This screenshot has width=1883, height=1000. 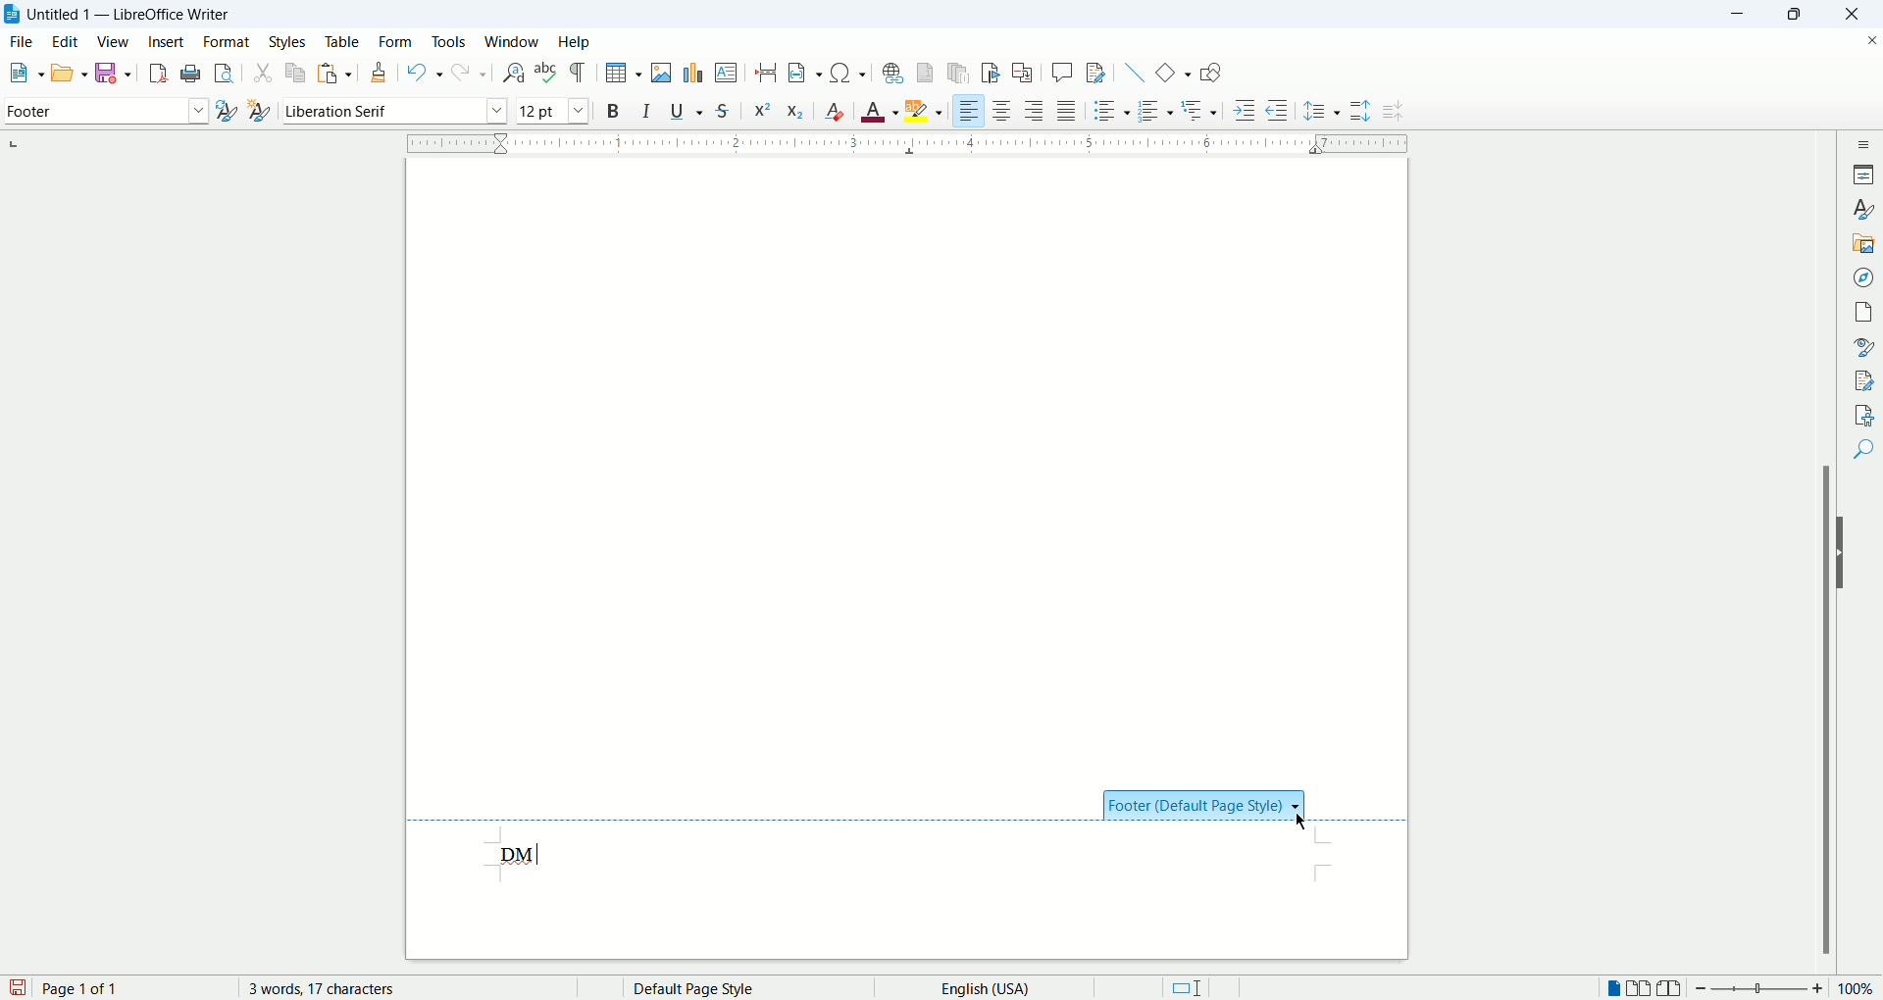 I want to click on insert page break, so click(x=768, y=73).